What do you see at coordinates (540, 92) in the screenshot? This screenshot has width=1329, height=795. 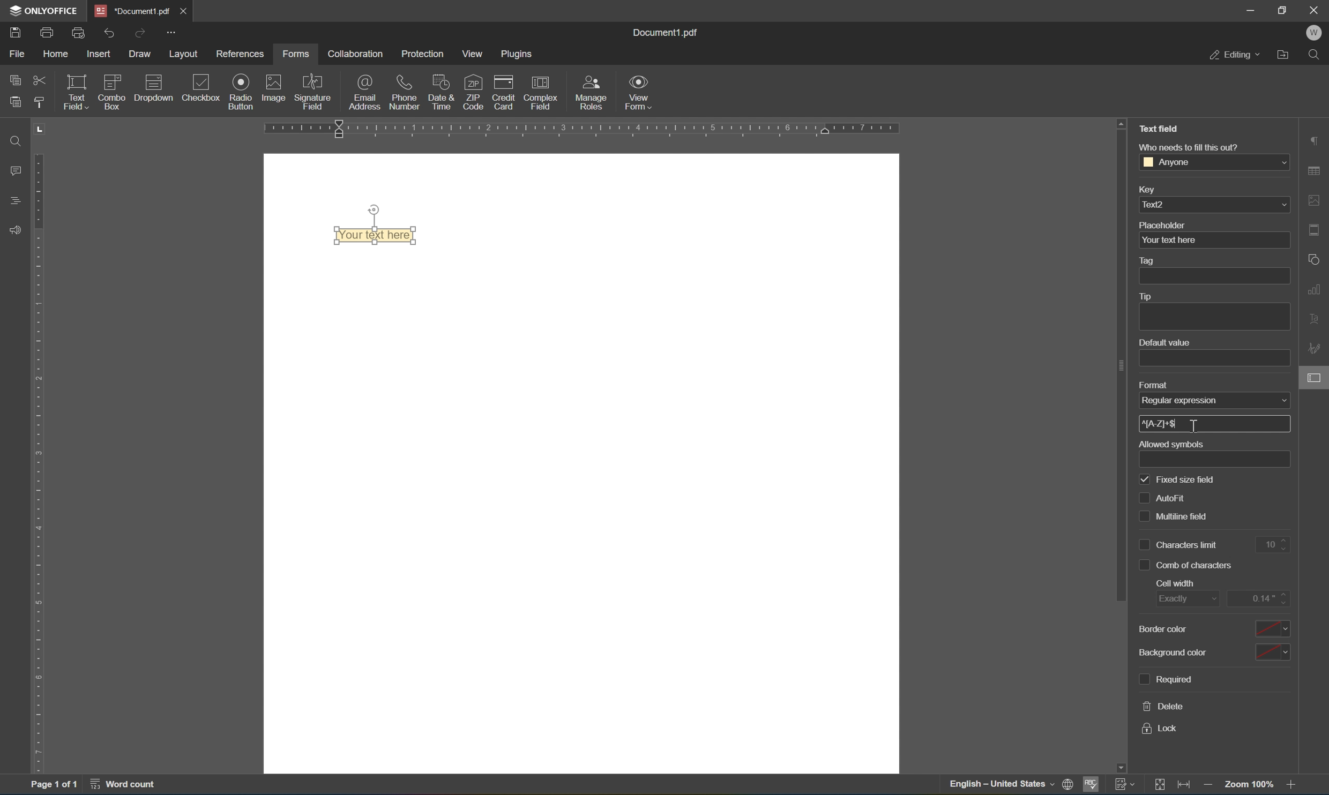 I see `complex field` at bounding box center [540, 92].